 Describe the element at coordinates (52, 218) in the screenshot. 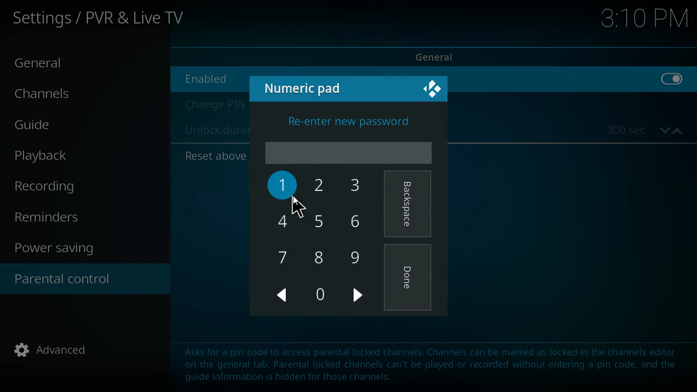

I see `reminders` at that location.